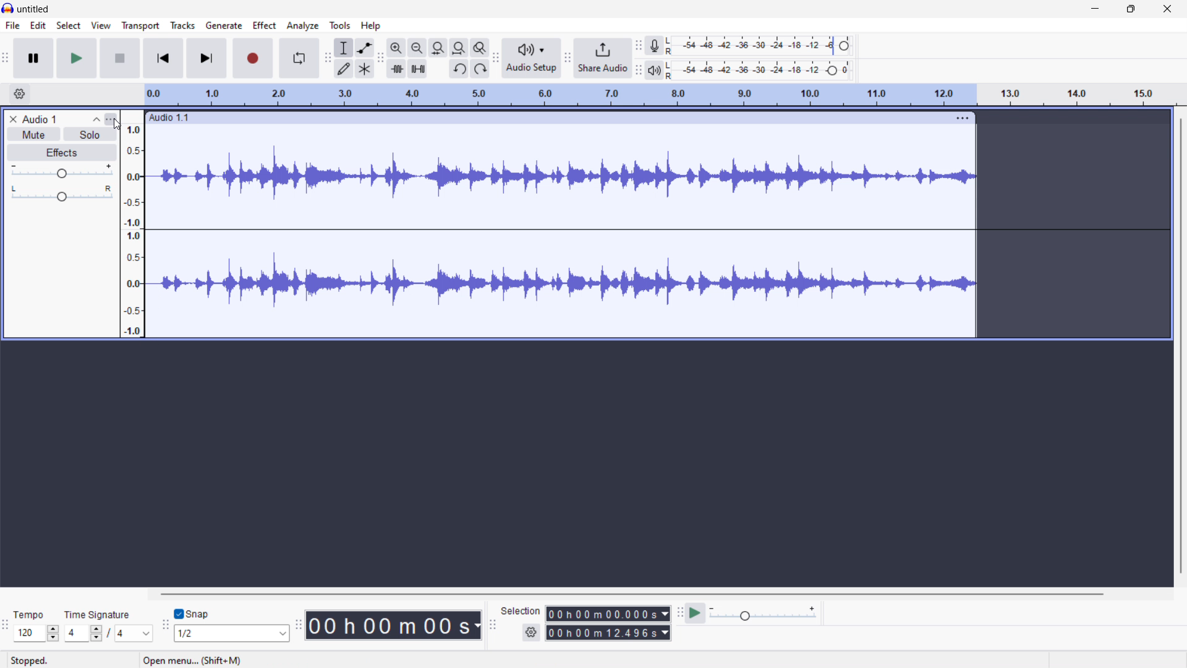 Image resolution: width=1187 pixels, height=668 pixels. What do you see at coordinates (69, 25) in the screenshot?
I see `select` at bounding box center [69, 25].